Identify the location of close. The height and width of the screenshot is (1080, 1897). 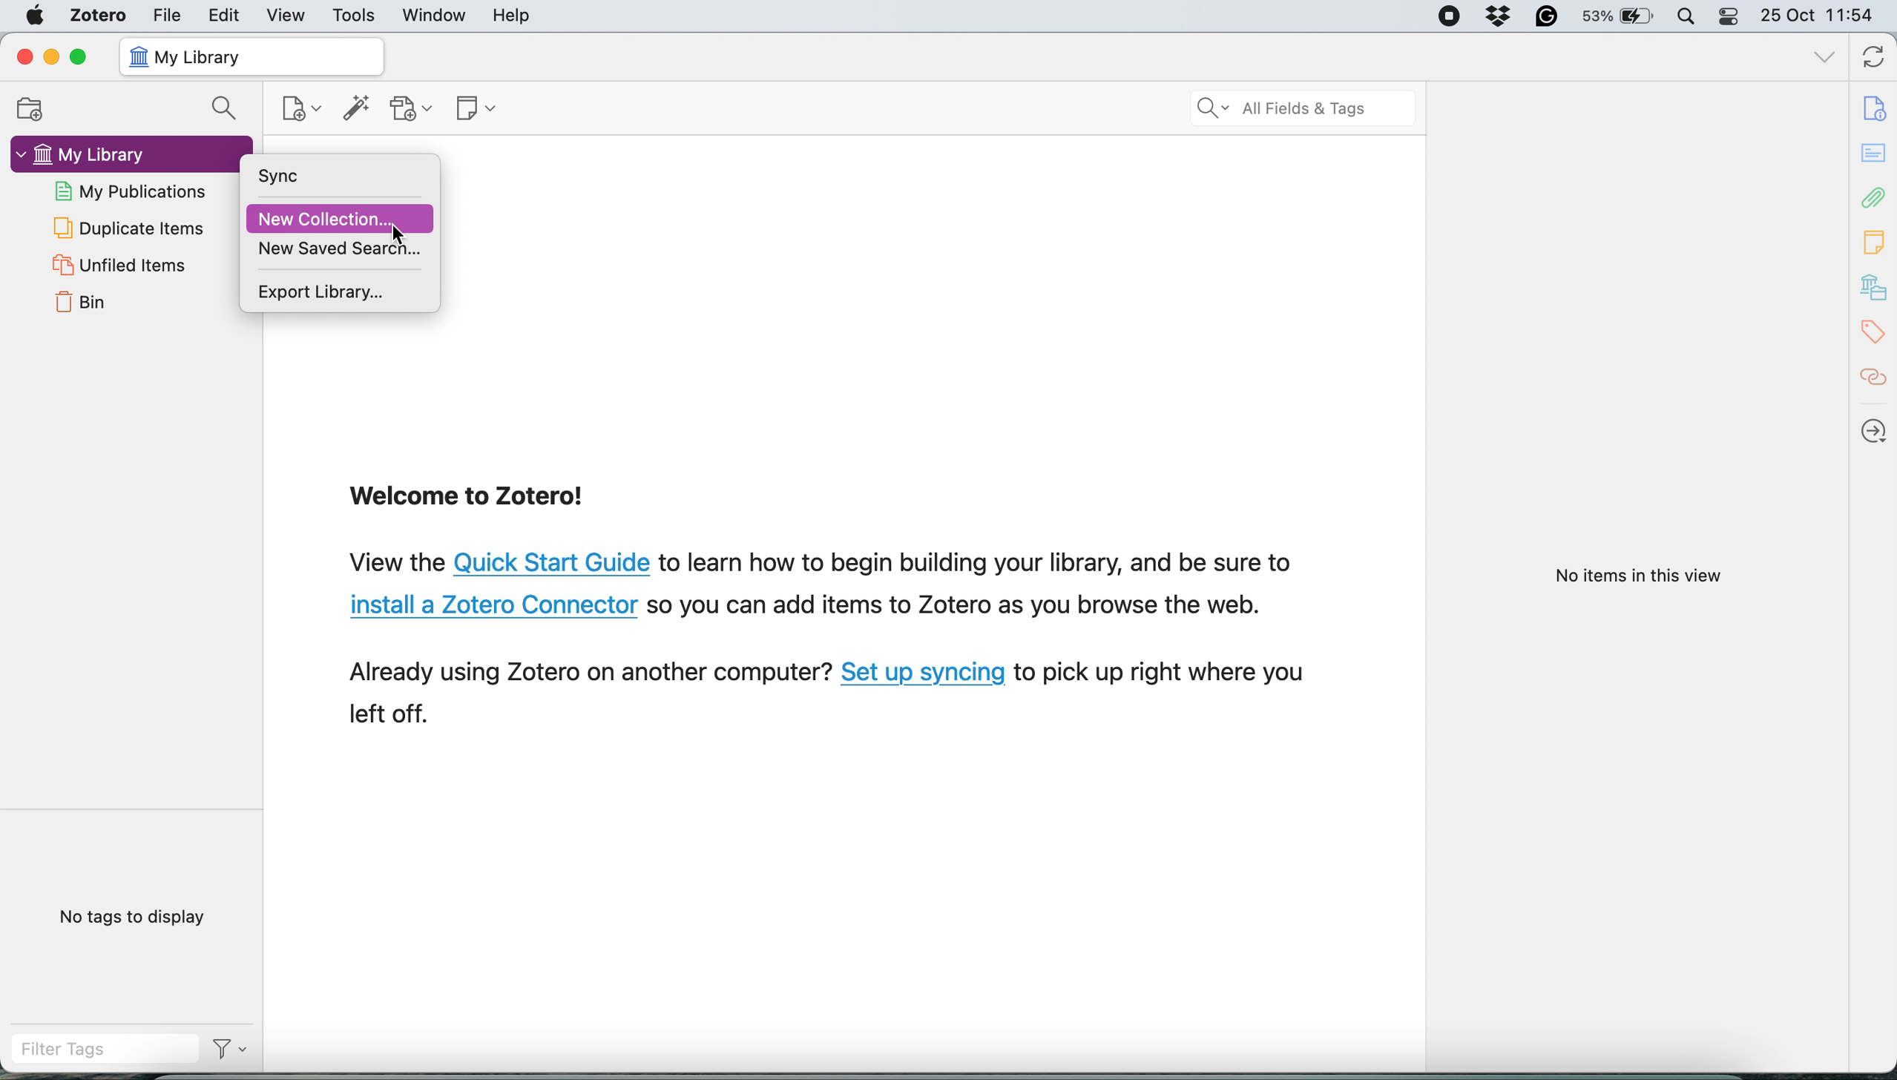
(23, 56).